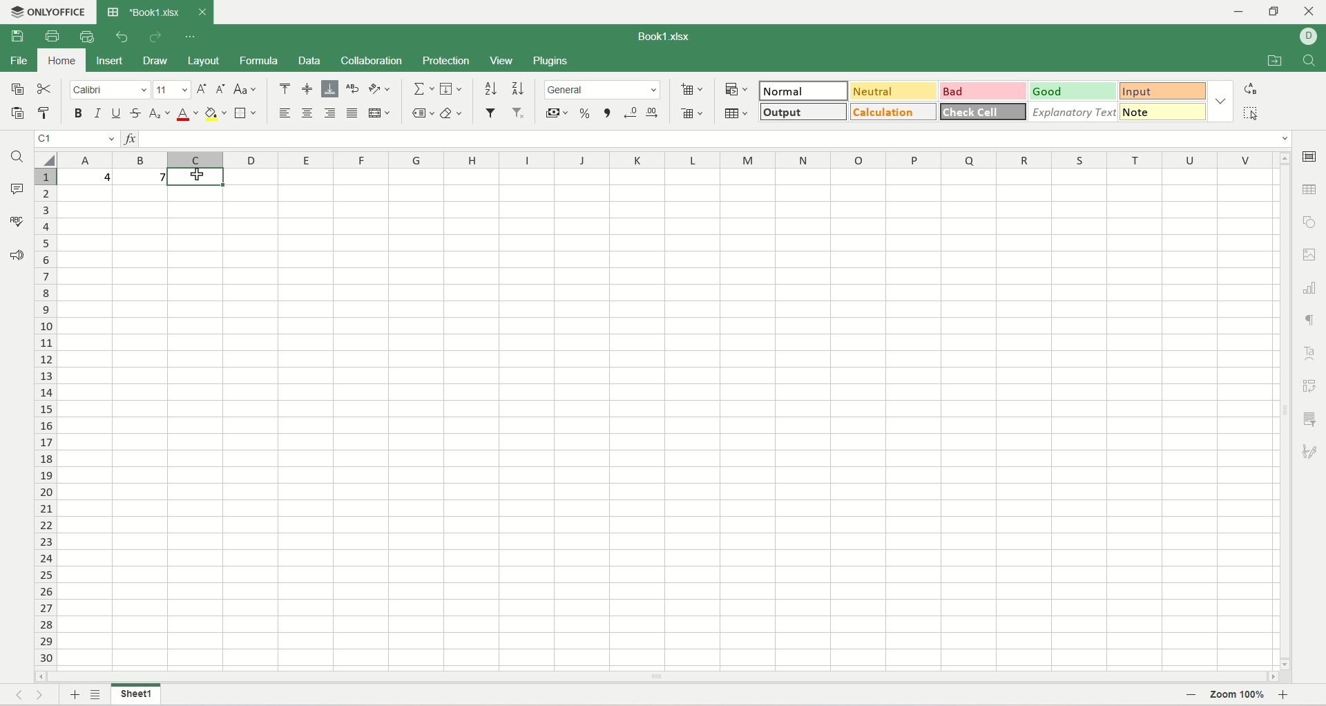 The width and height of the screenshot is (1326, 706). What do you see at coordinates (1310, 12) in the screenshot?
I see `close` at bounding box center [1310, 12].